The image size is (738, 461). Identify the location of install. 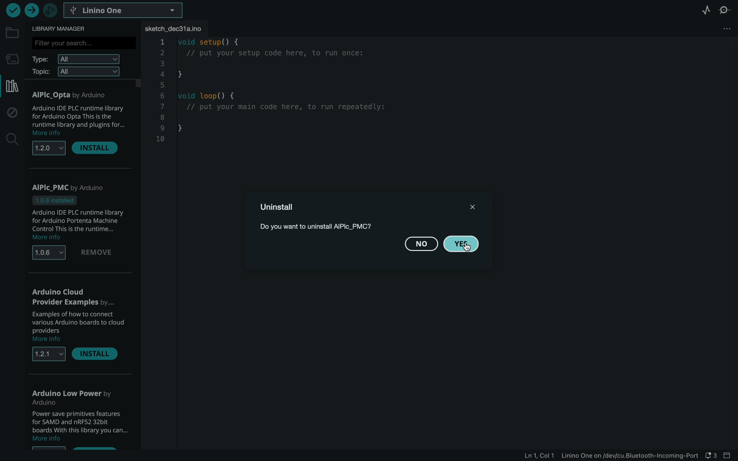
(99, 148).